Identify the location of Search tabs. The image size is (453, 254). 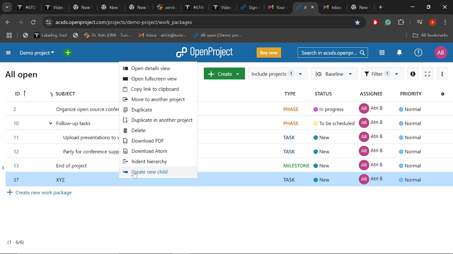
(301, 7).